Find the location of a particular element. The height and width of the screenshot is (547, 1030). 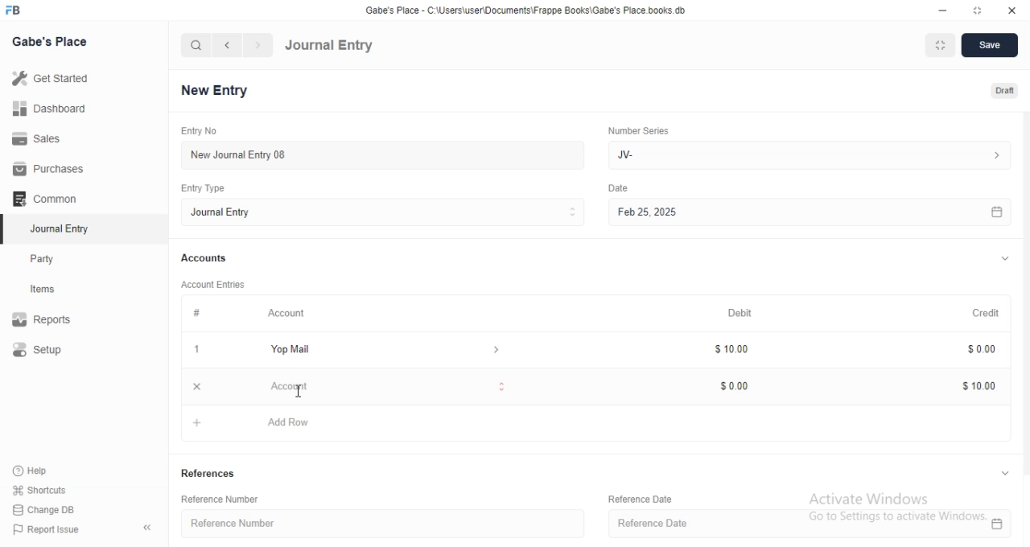

close is located at coordinates (198, 386).